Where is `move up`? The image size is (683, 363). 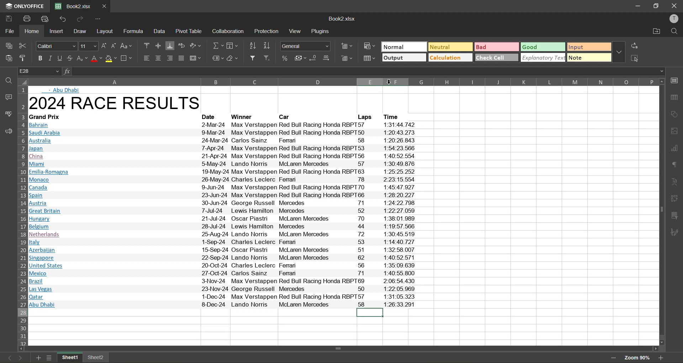
move up is located at coordinates (662, 81).